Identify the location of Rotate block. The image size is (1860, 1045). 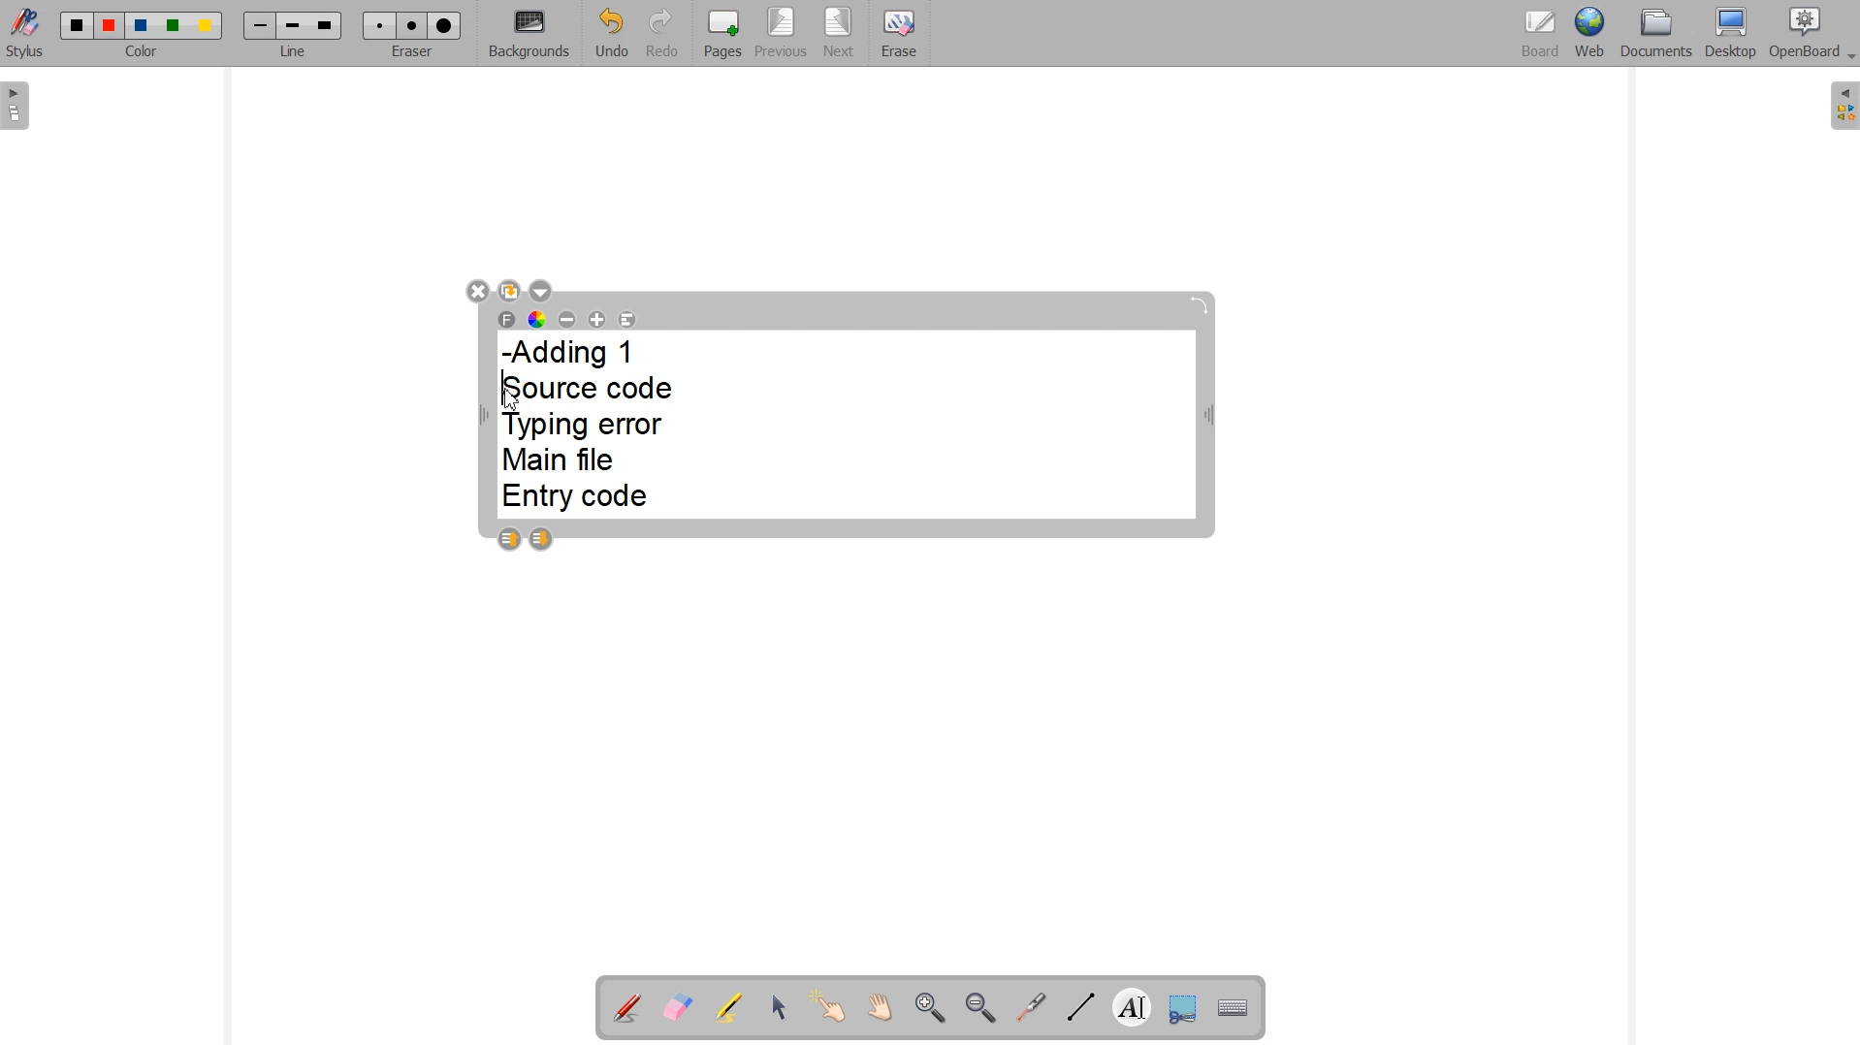
(1199, 306).